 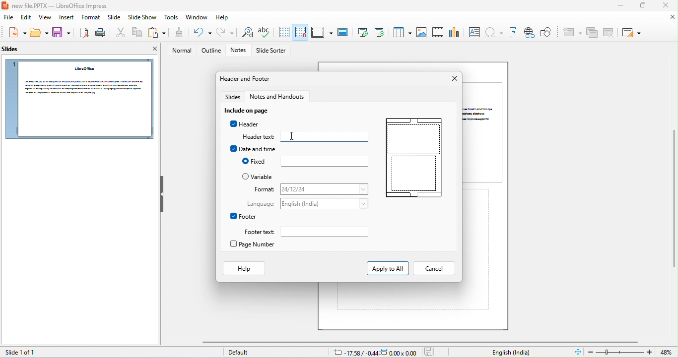 I want to click on close, so click(x=453, y=79).